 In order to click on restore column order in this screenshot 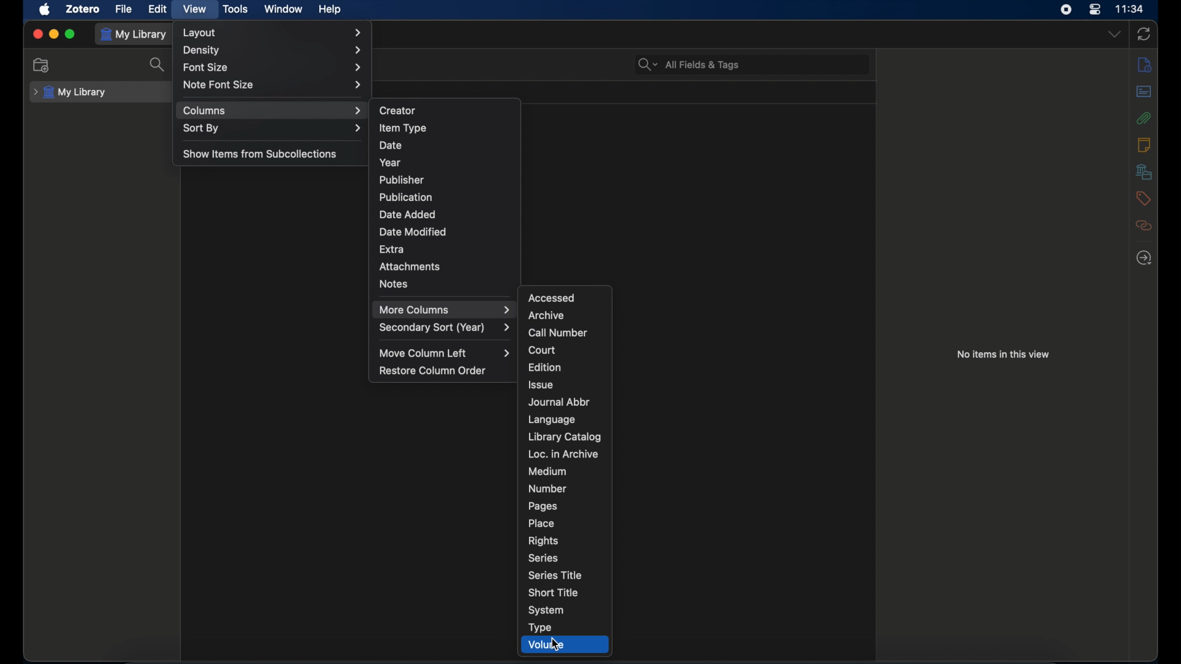, I will do `click(432, 371)`.